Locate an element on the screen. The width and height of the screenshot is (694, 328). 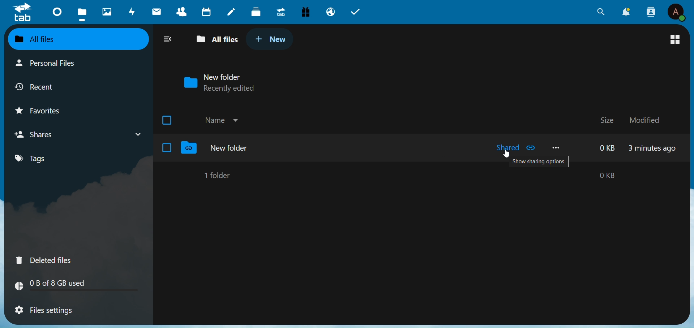
Contacts is located at coordinates (183, 12).